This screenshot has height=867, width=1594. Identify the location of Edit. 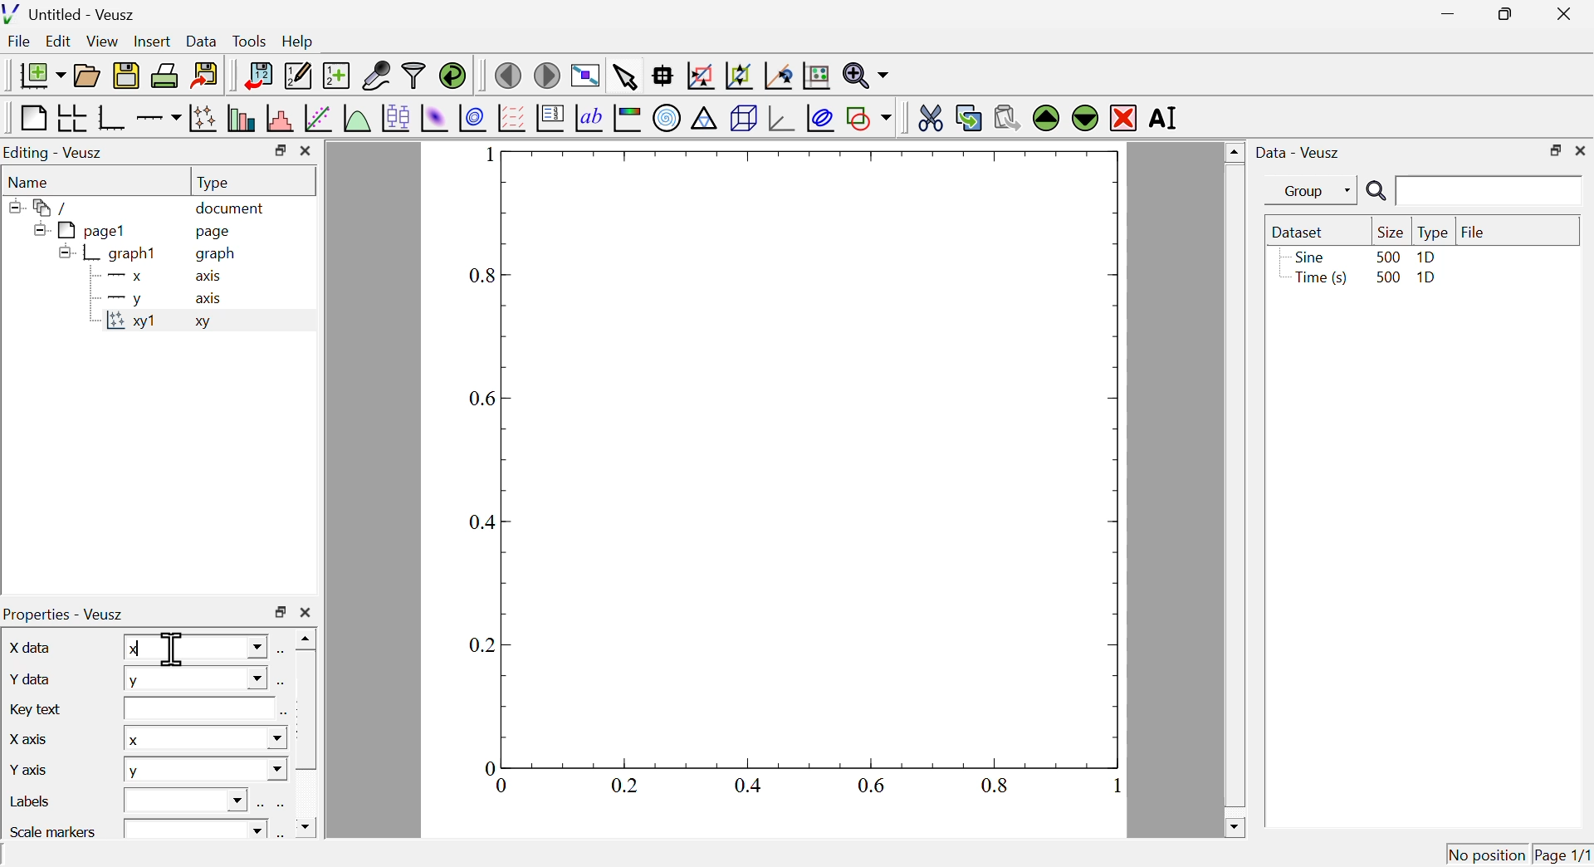
(59, 42).